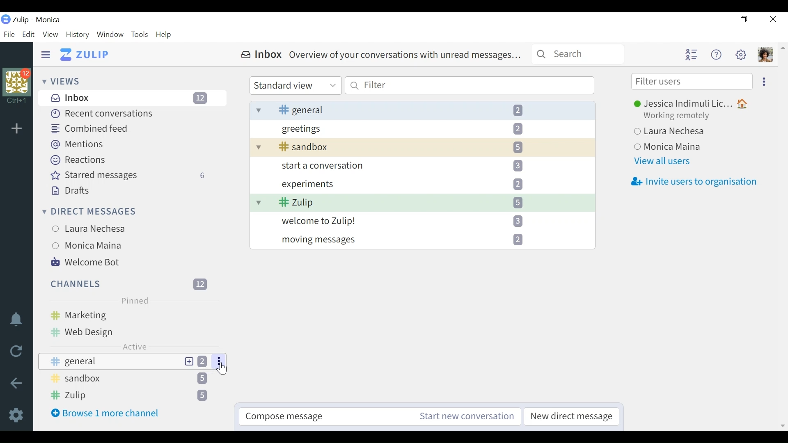  I want to click on Search, so click(578, 53).